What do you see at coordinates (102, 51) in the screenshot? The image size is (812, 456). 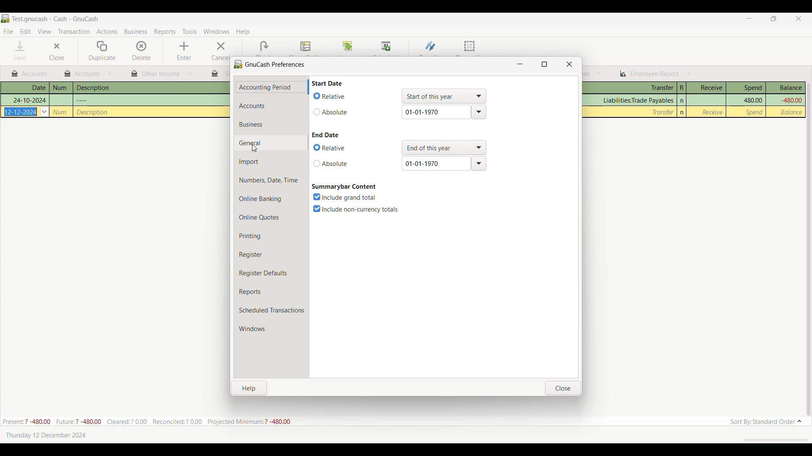 I see `Duplicate` at bounding box center [102, 51].